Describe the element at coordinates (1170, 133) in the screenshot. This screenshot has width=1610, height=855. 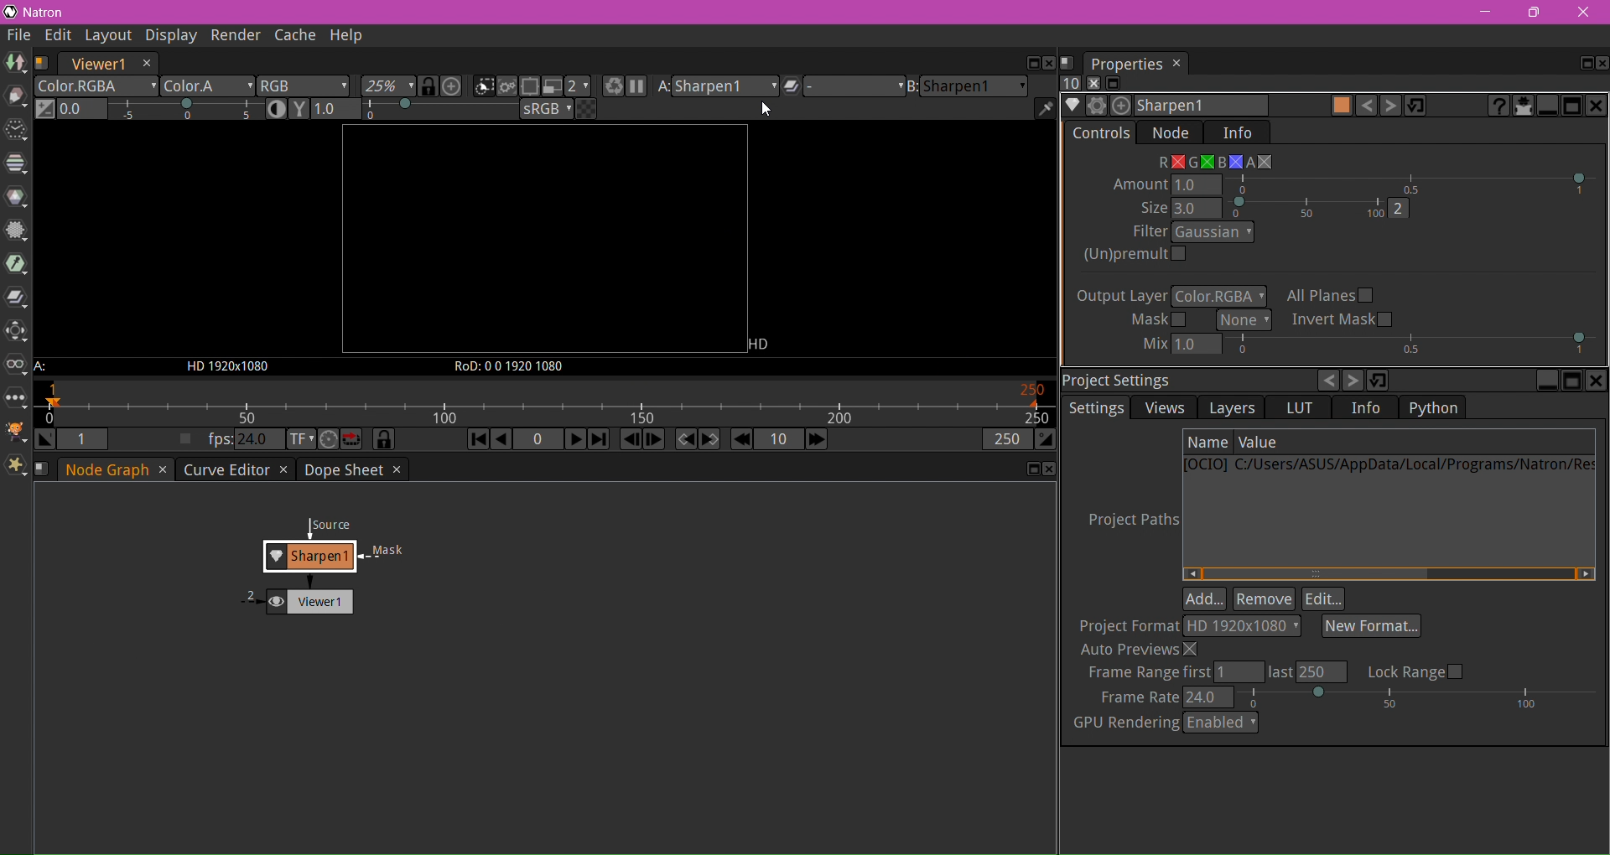
I see `Node` at that location.